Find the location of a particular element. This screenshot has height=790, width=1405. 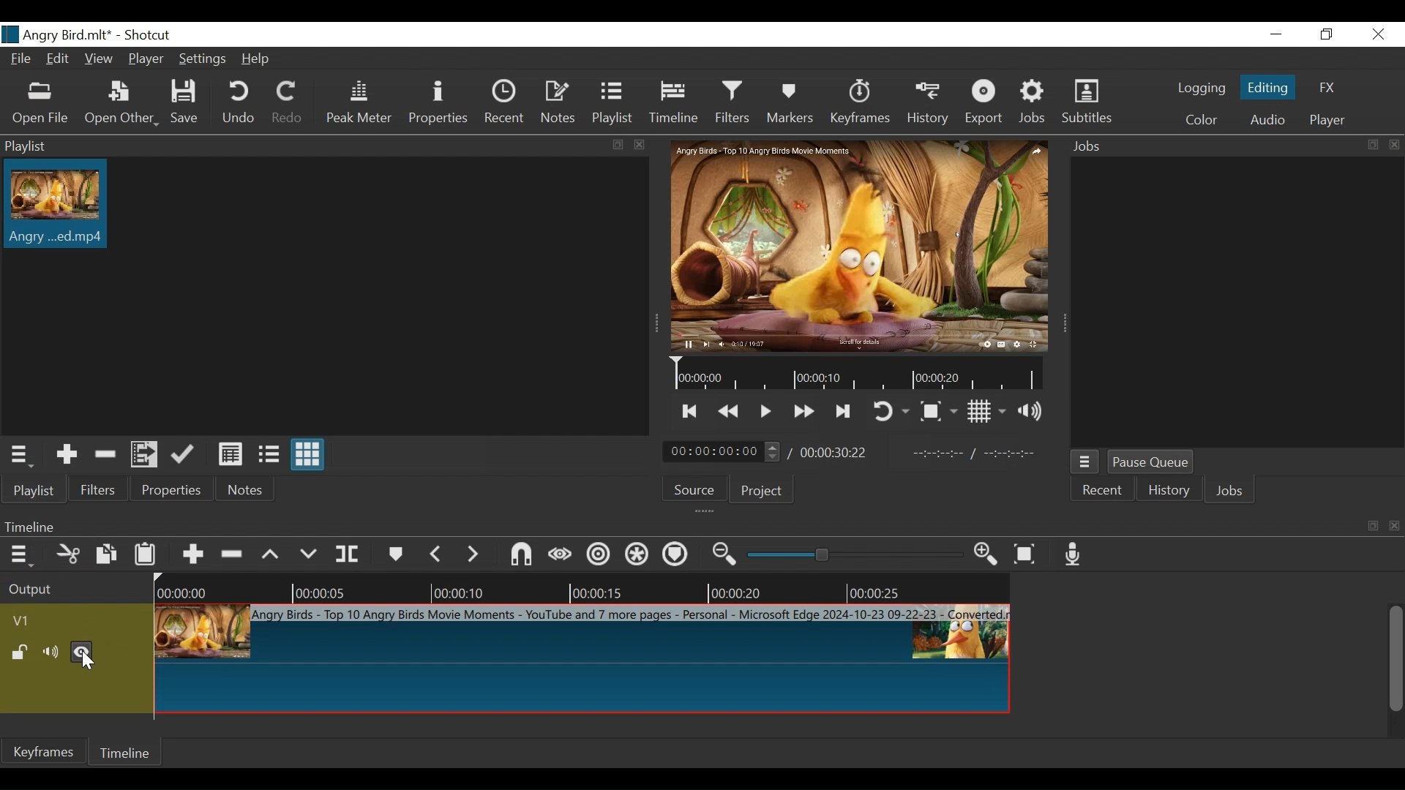

Zoom timeline out is located at coordinates (727, 554).